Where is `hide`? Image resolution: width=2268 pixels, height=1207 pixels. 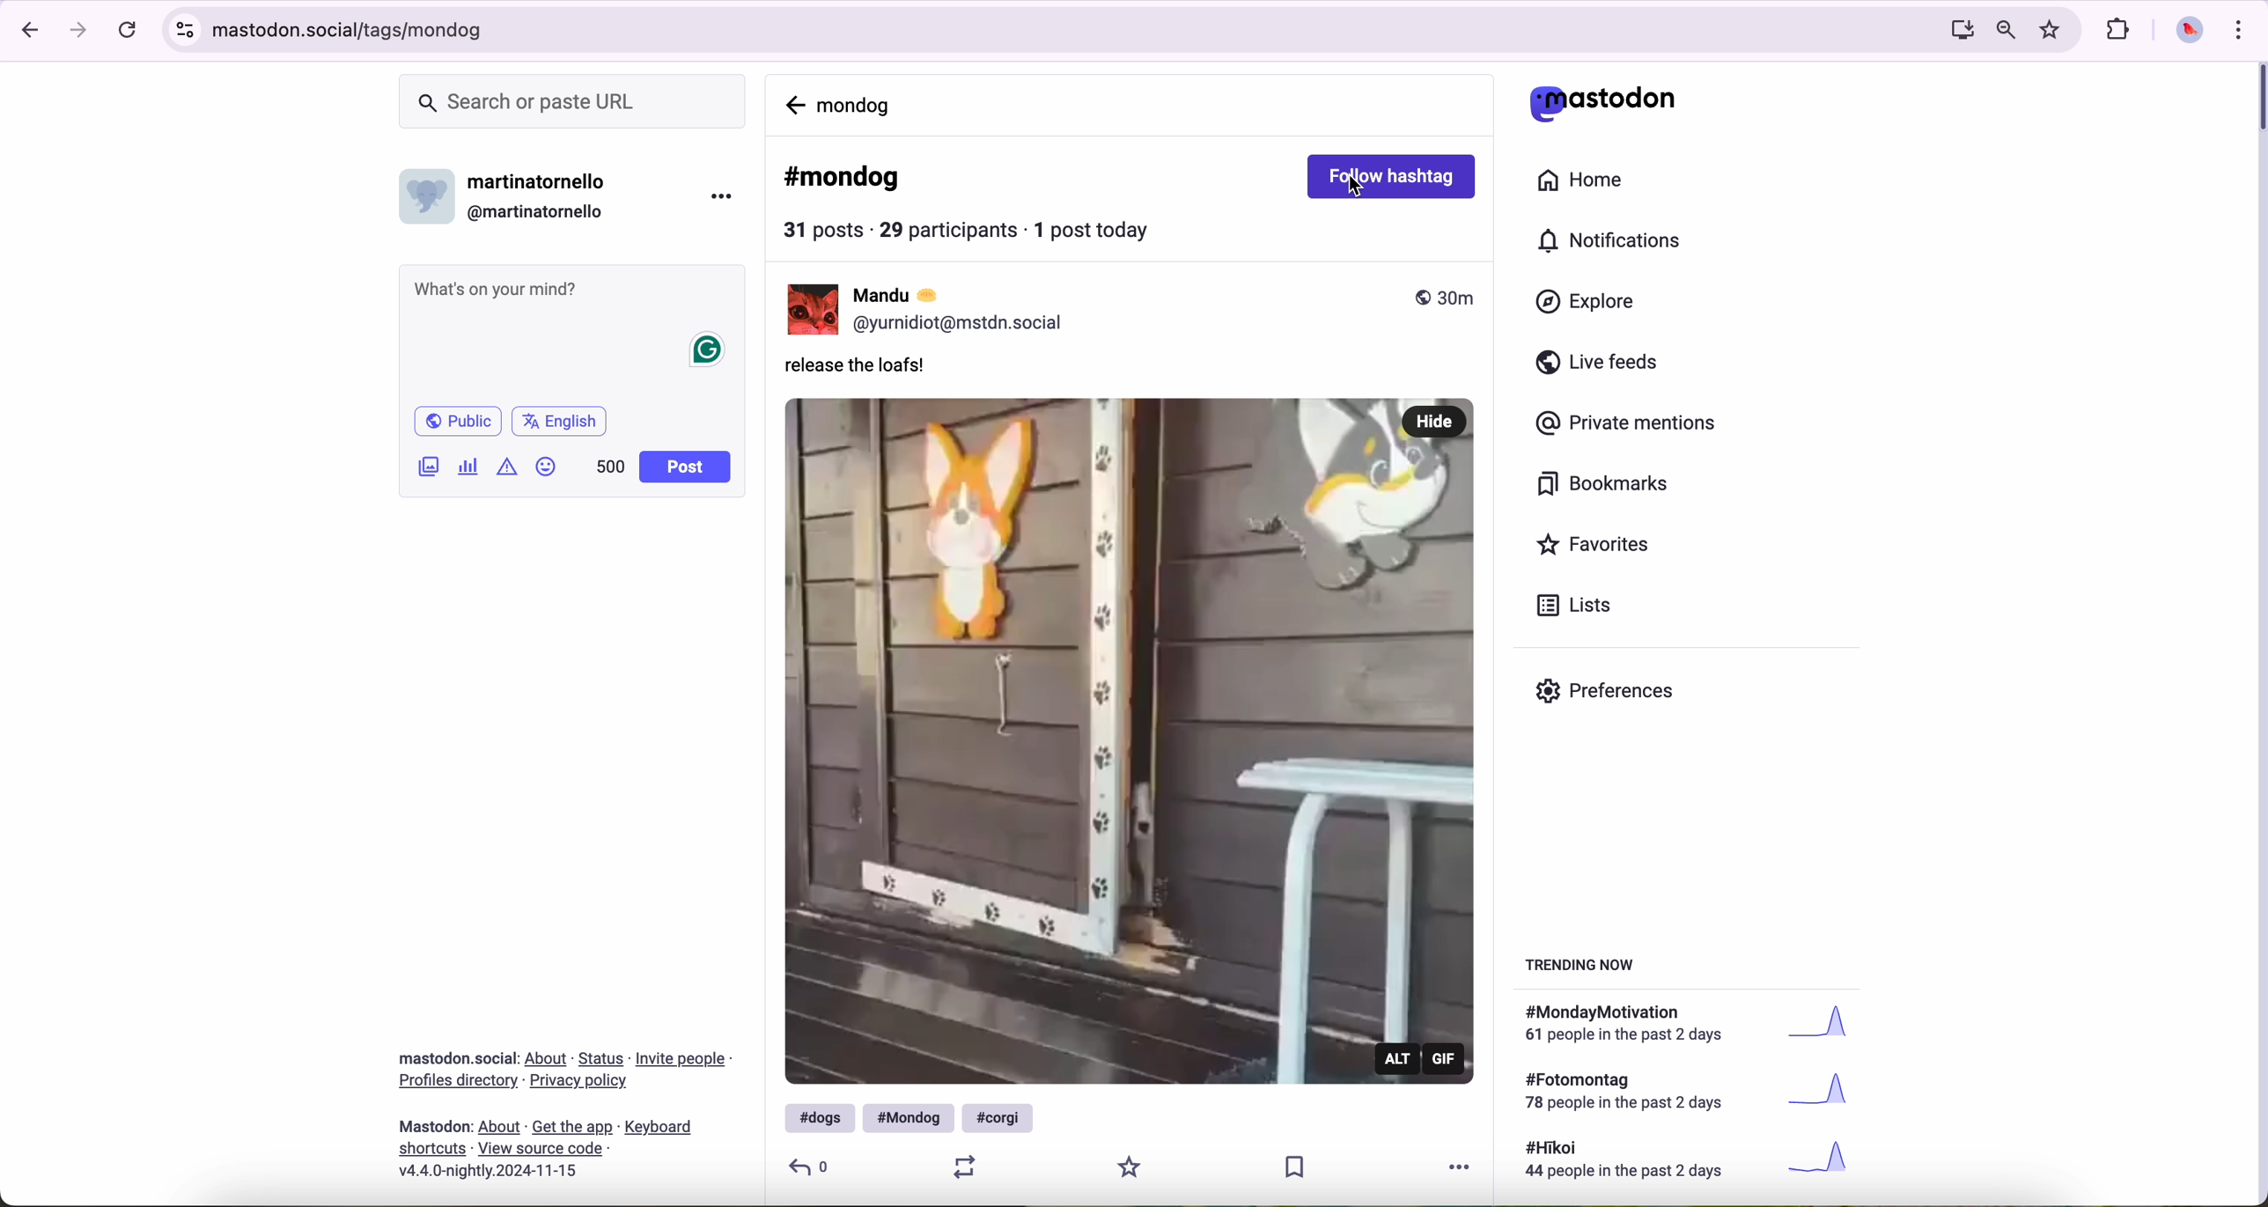 hide is located at coordinates (1436, 418).